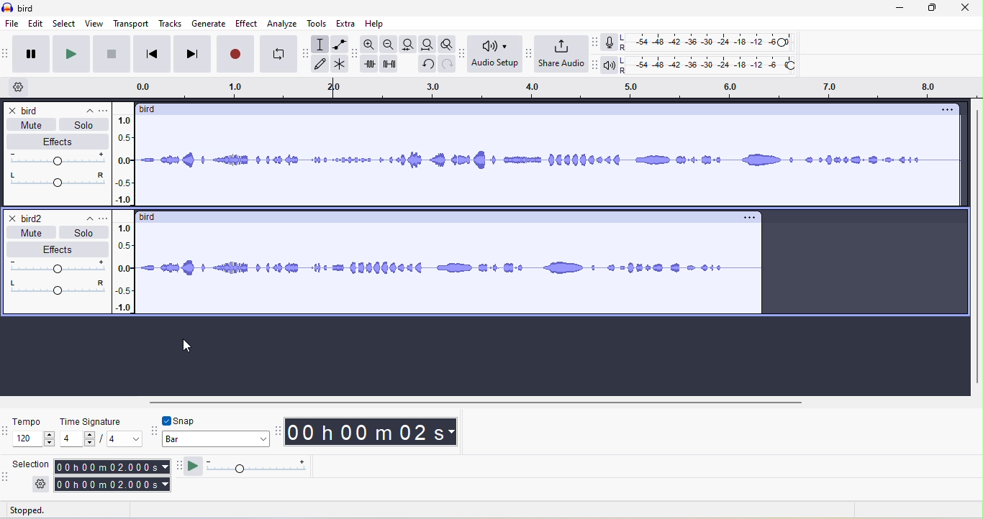 The height and width of the screenshot is (519, 983). What do you see at coordinates (153, 53) in the screenshot?
I see `skip to start` at bounding box center [153, 53].